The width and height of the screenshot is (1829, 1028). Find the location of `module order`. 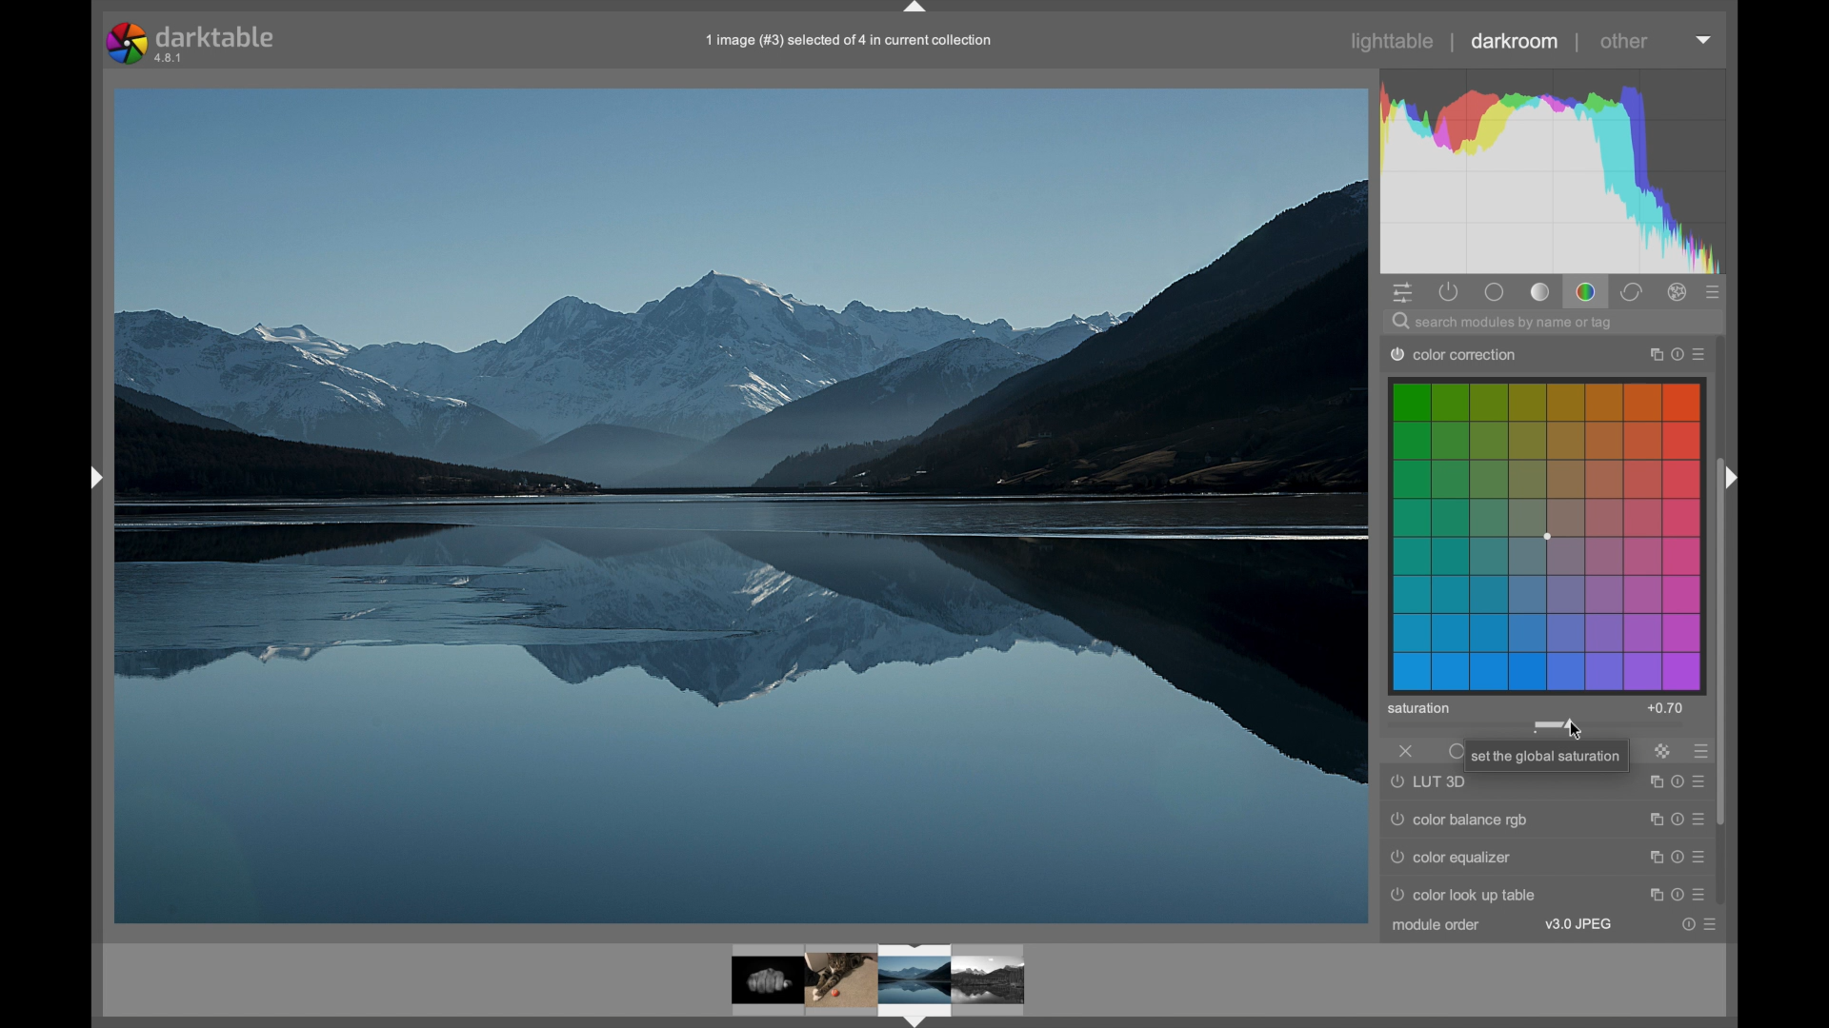

module order is located at coordinates (1437, 925).